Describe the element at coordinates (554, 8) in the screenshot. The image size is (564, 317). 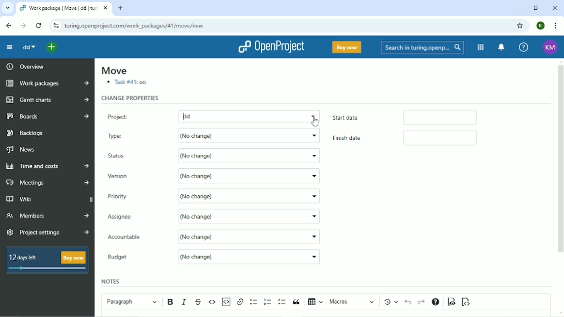
I see `Close` at that location.